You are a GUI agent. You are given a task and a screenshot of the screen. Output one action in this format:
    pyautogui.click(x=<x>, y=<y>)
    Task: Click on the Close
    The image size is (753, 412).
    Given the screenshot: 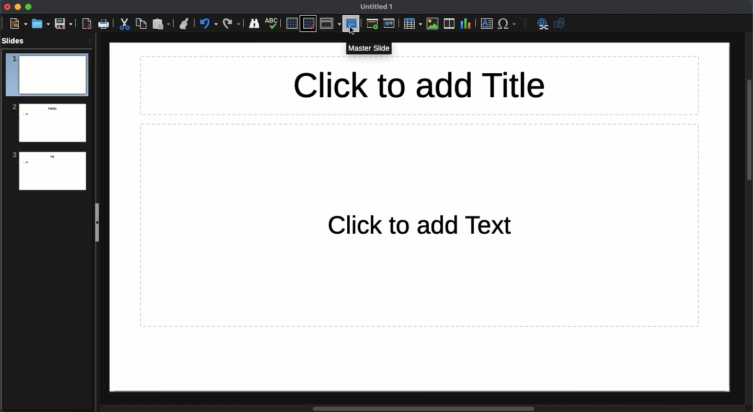 What is the action you would take?
    pyautogui.click(x=6, y=8)
    